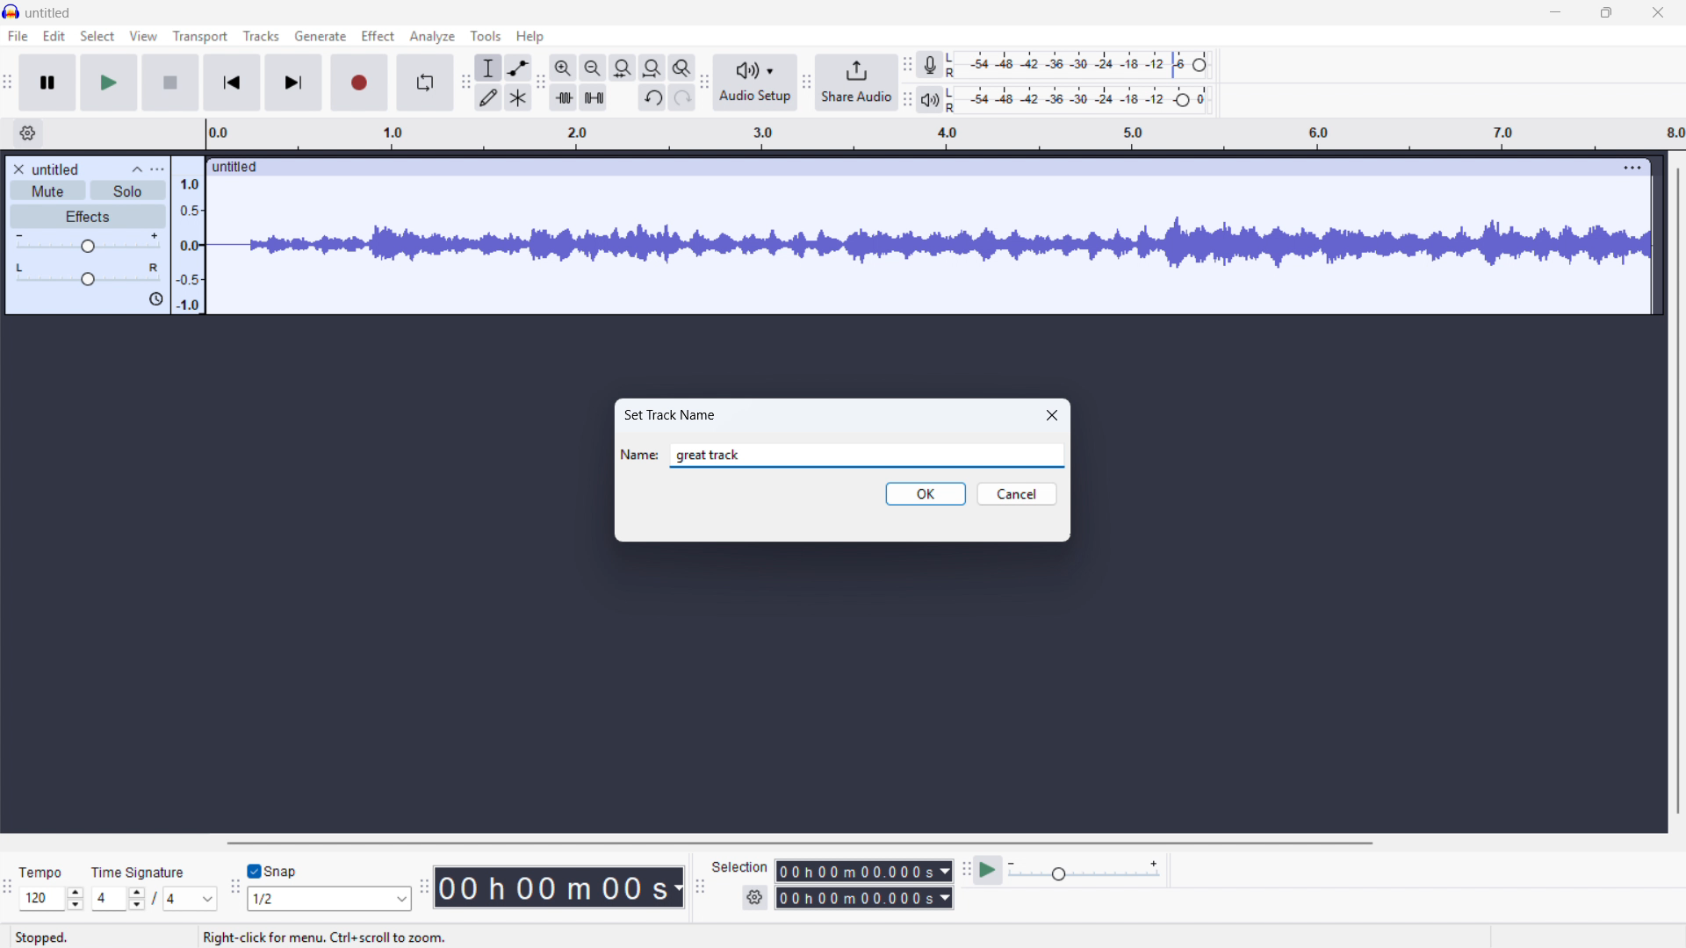  I want to click on Selection settings , so click(755, 897).